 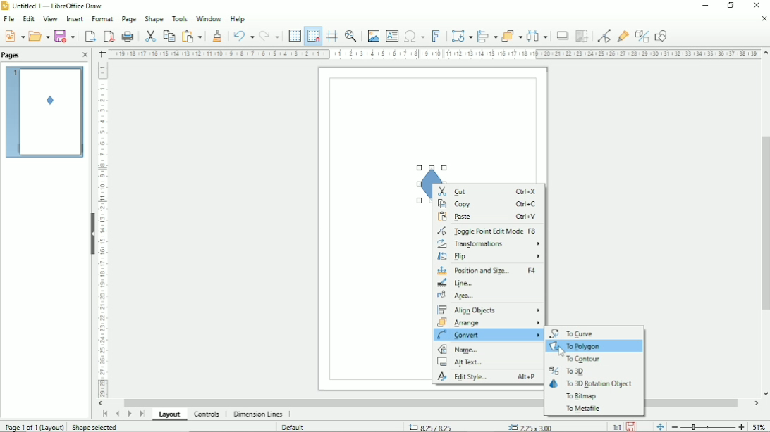 What do you see at coordinates (154, 18) in the screenshot?
I see `Shape` at bounding box center [154, 18].